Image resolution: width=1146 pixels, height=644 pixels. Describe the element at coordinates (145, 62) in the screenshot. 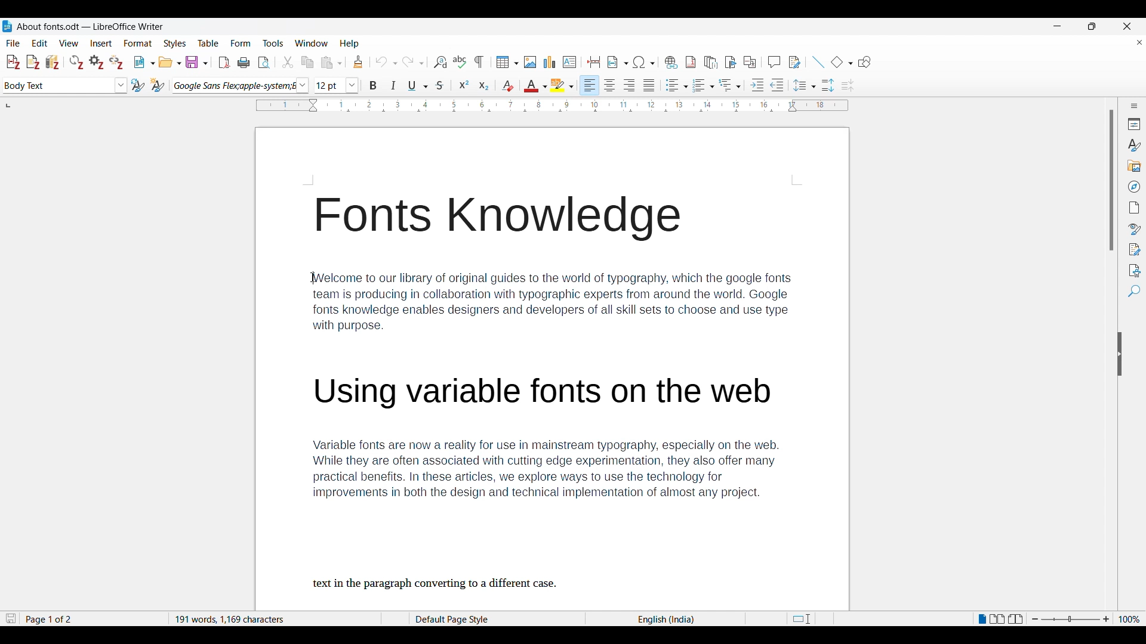

I see `New document` at that location.